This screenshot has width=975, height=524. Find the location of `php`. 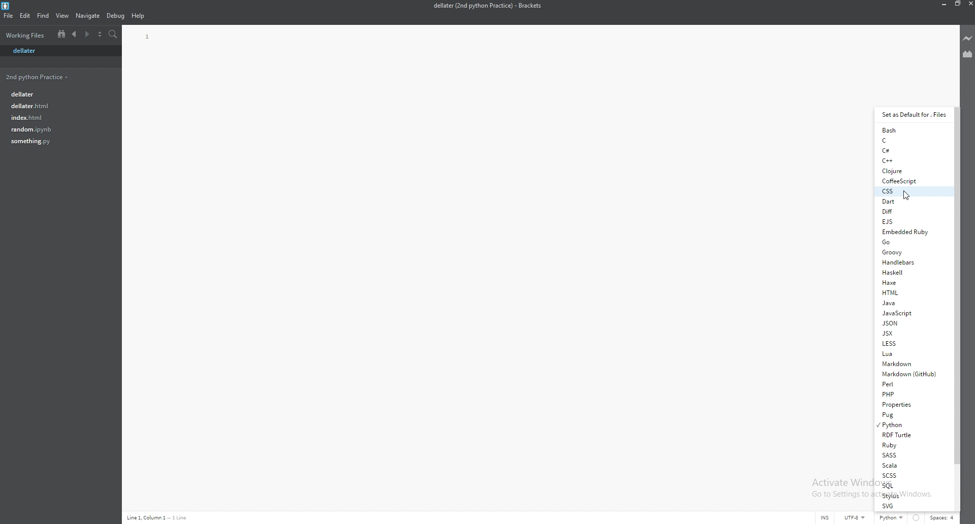

php is located at coordinates (912, 394).